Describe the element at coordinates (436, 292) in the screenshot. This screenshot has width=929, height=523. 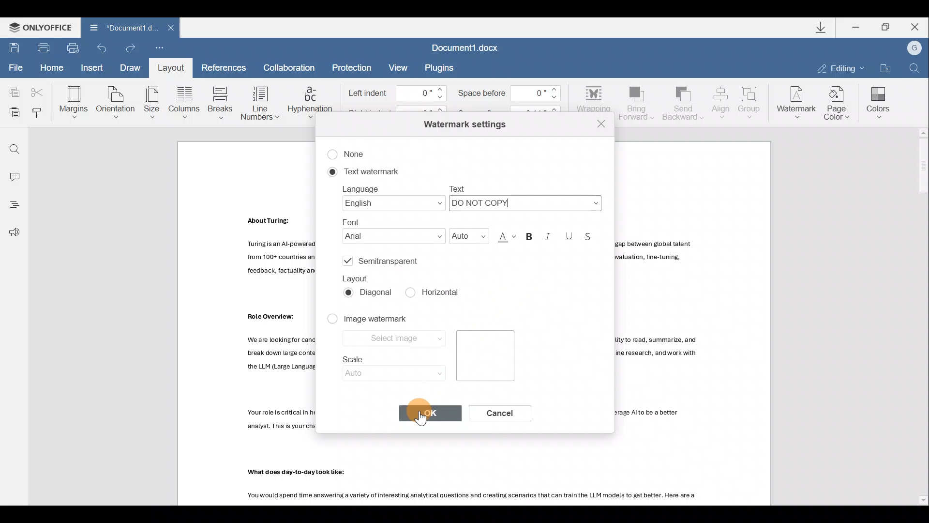
I see `Horizontal` at that location.